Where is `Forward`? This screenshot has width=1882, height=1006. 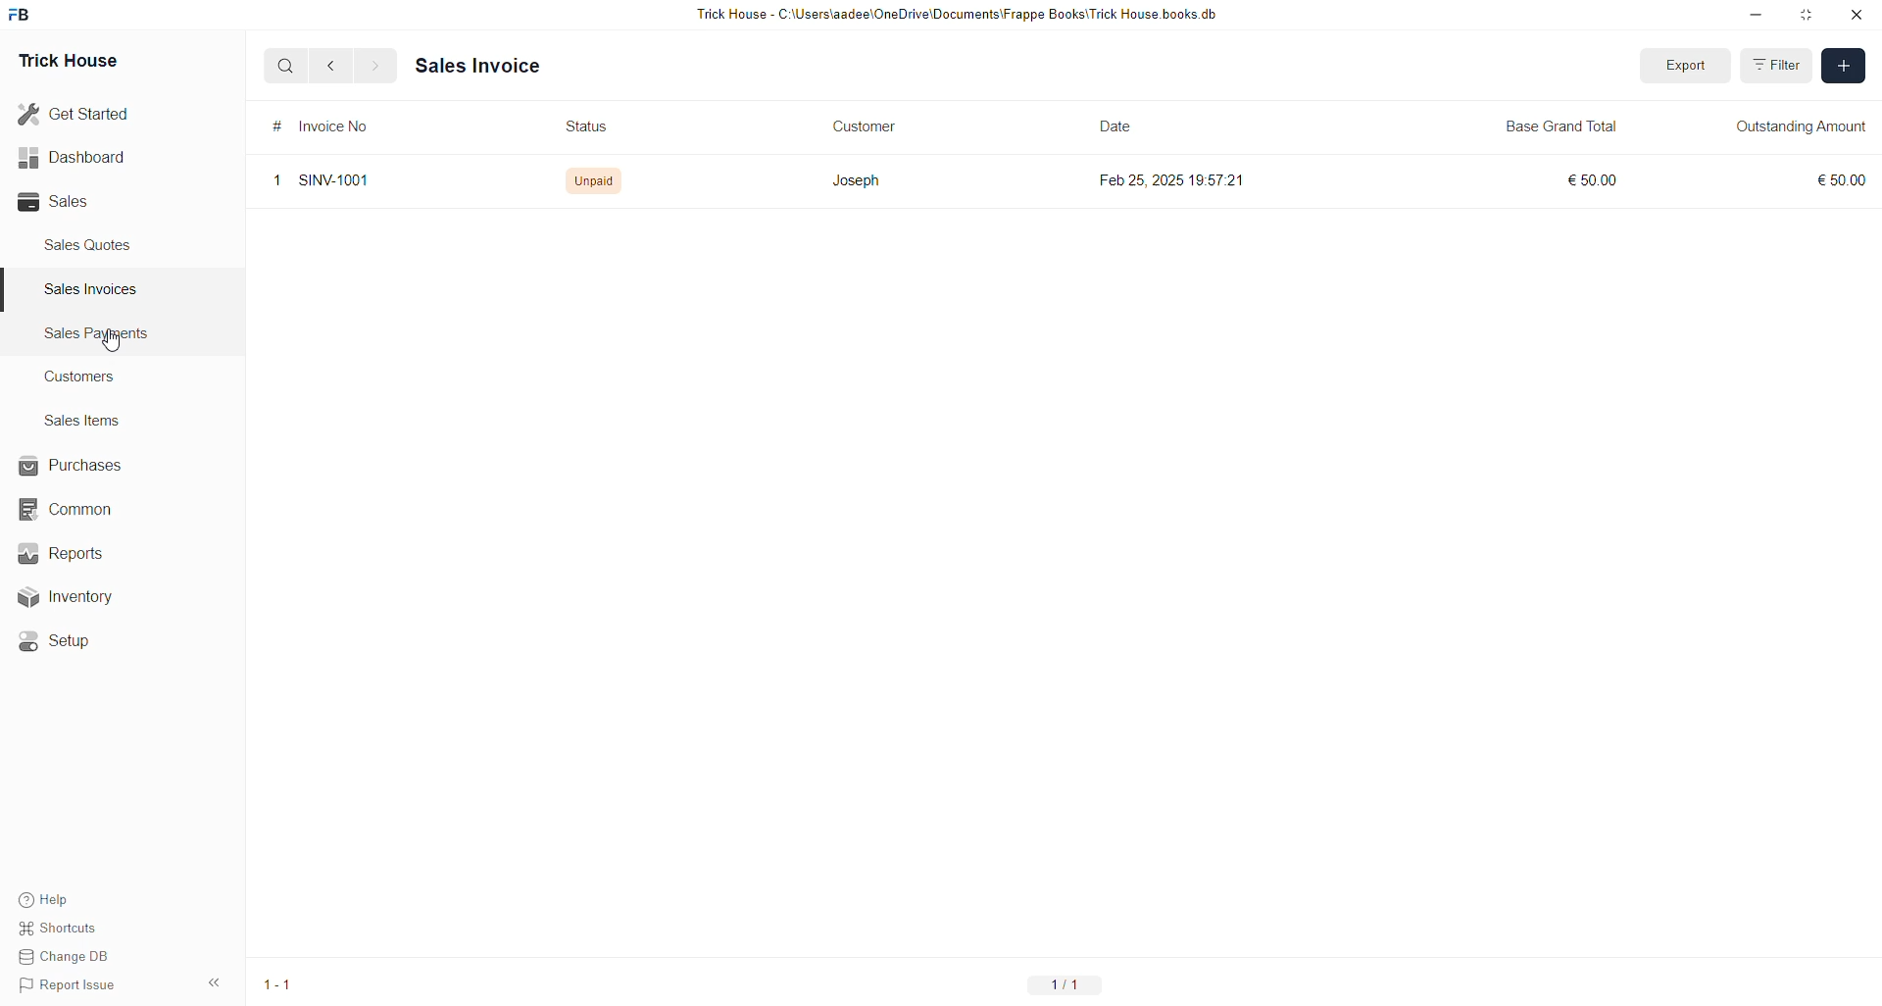 Forward is located at coordinates (376, 67).